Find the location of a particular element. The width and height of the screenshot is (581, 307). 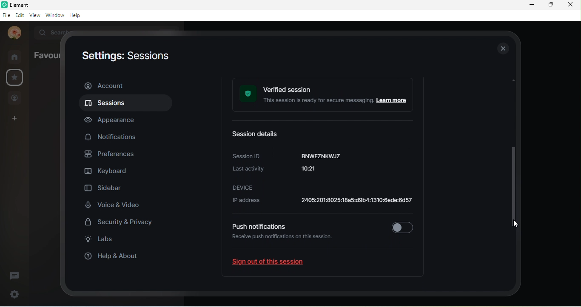

sign out of this session is located at coordinates (275, 264).